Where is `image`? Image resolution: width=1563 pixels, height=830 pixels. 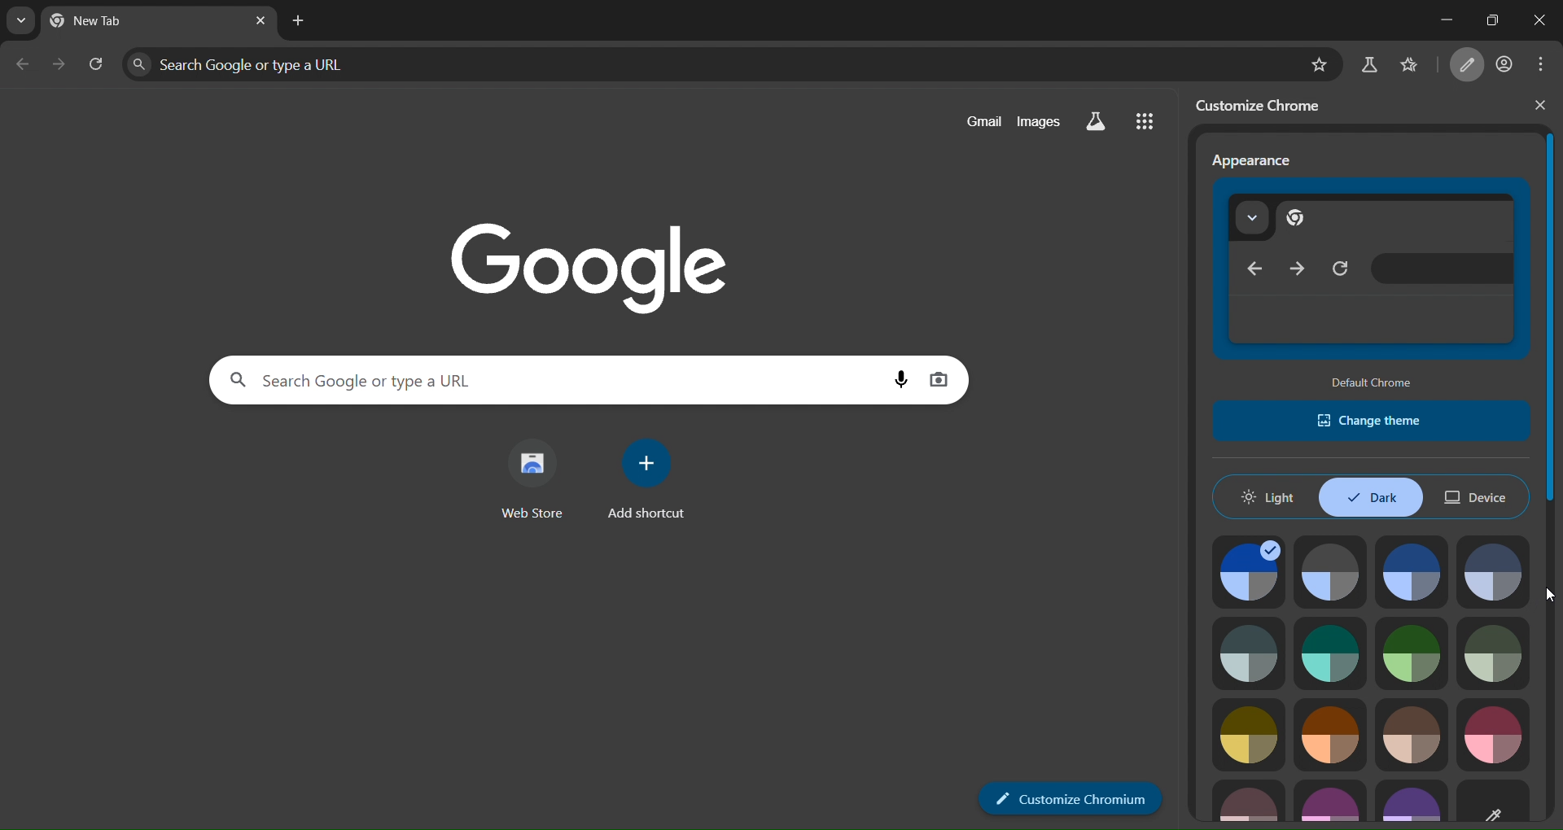
image is located at coordinates (1413, 736).